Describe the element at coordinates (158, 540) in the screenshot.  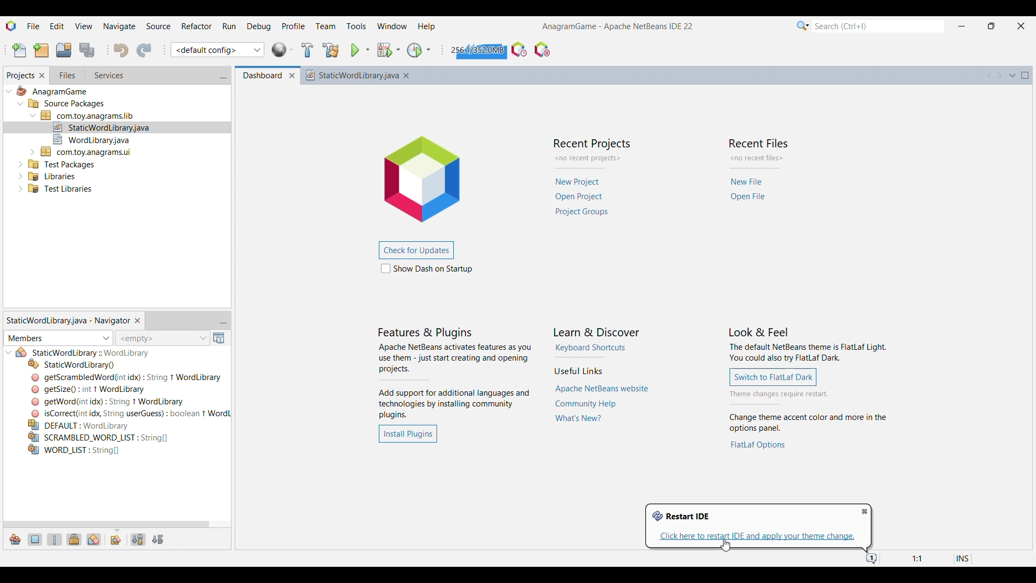
I see `Sort by source` at that location.